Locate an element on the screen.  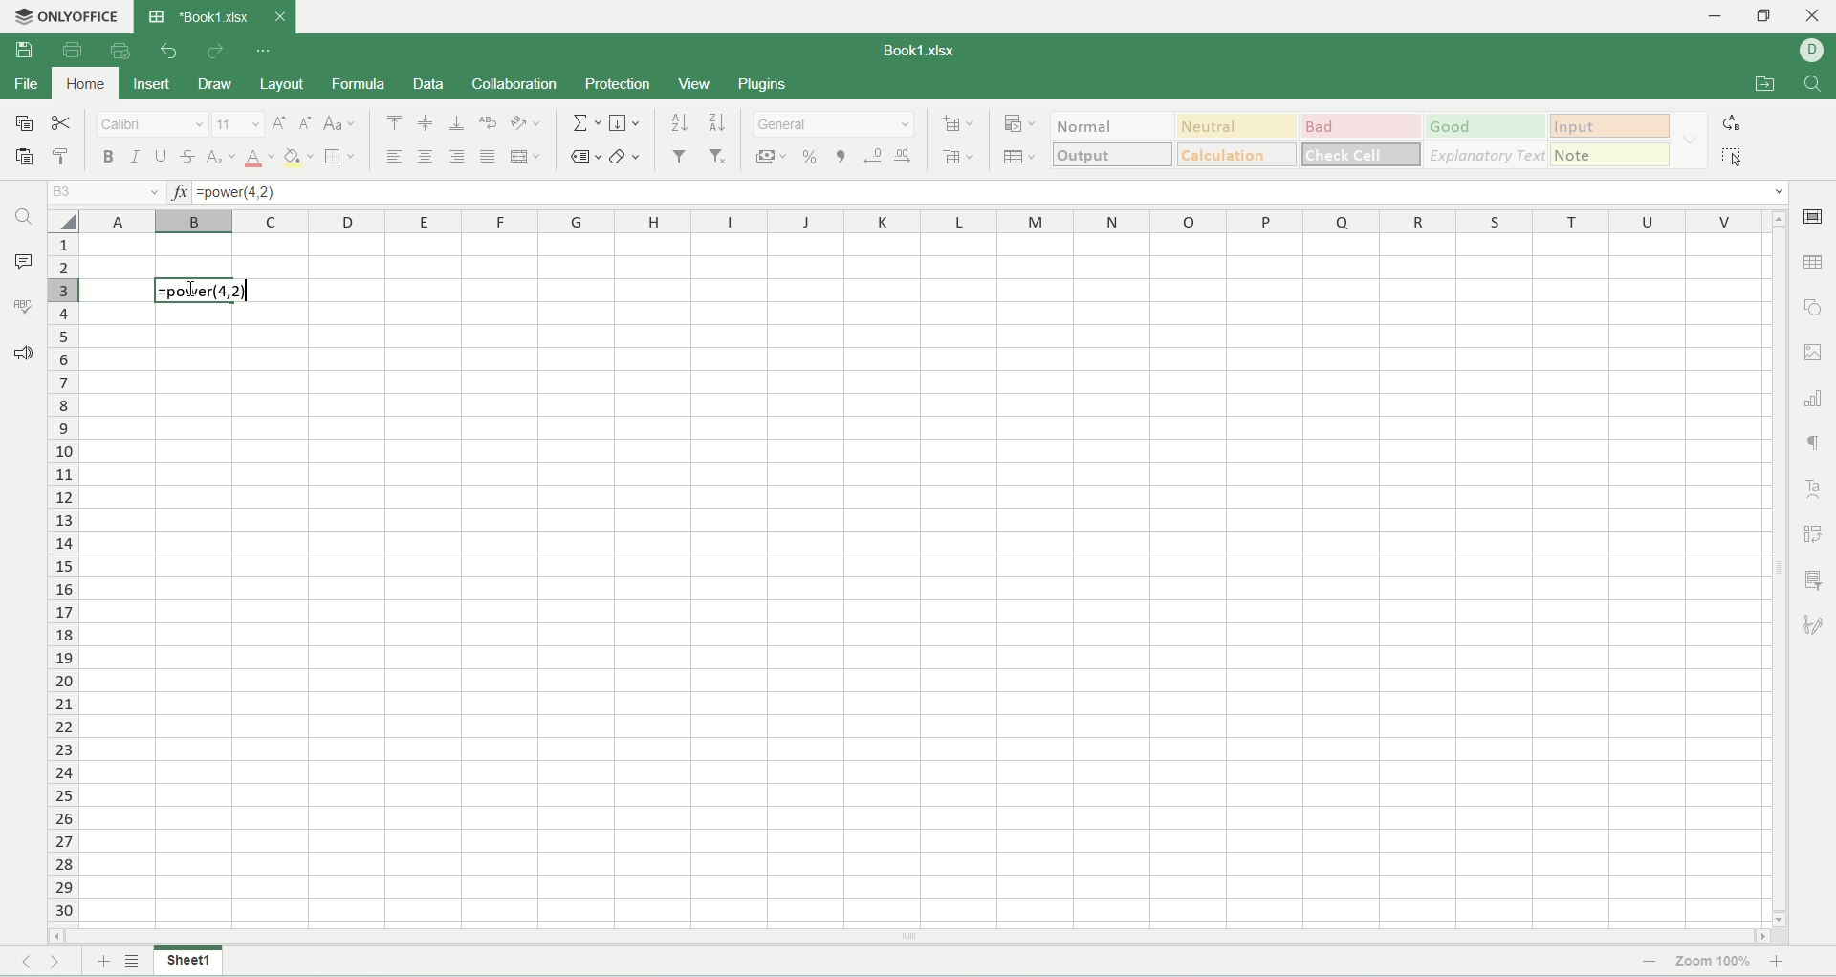
wrap text is located at coordinates (492, 122).